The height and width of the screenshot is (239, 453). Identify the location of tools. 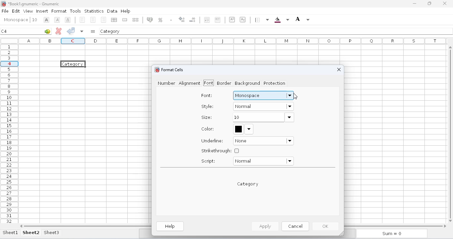
(75, 11).